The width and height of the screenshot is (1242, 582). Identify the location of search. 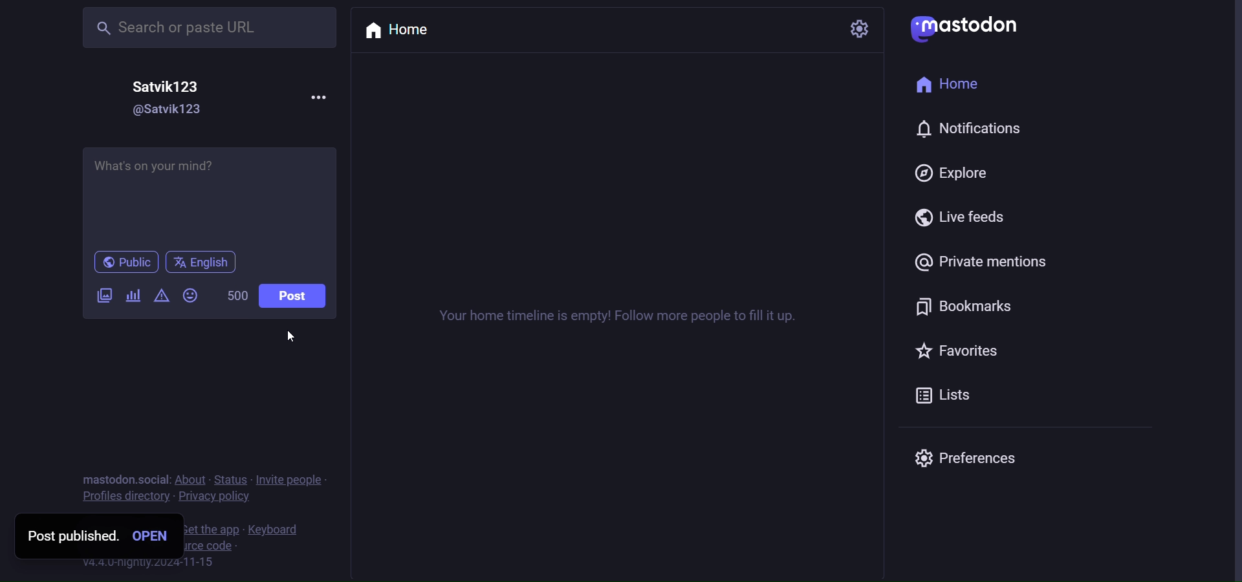
(193, 27).